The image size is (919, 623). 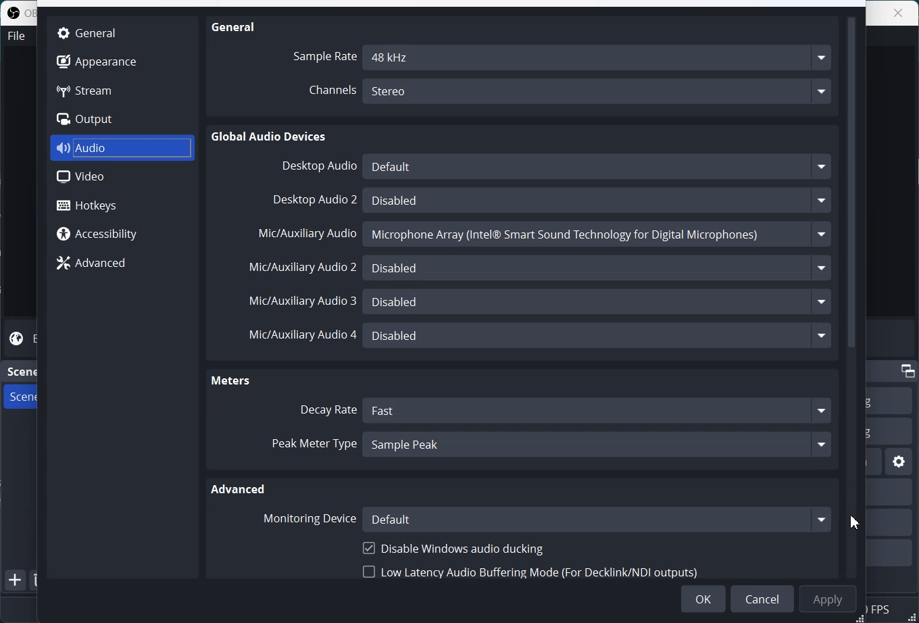 I want to click on Desktop Audio, so click(x=315, y=165).